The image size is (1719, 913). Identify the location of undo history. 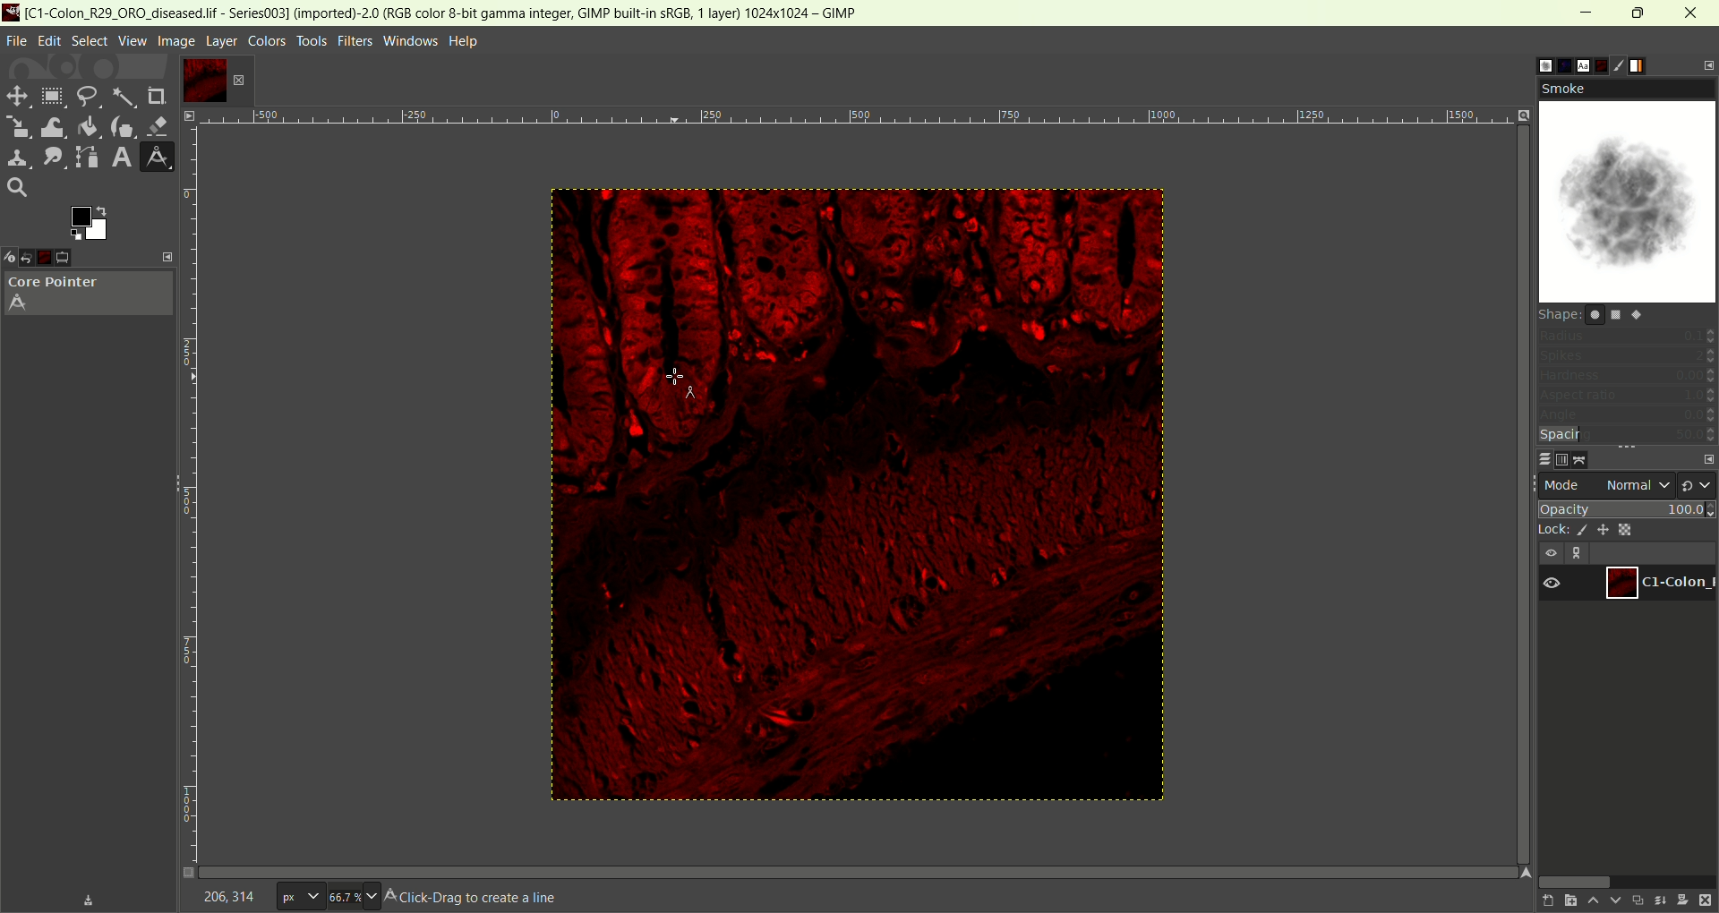
(33, 259).